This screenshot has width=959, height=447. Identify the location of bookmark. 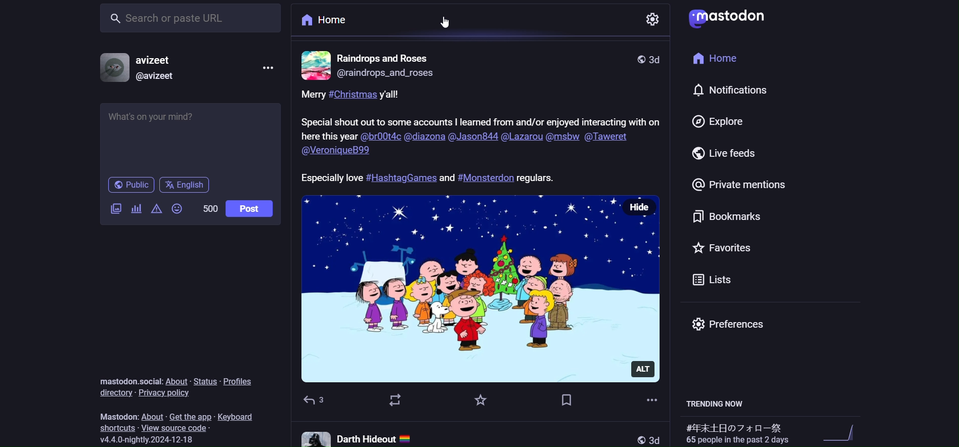
(719, 217).